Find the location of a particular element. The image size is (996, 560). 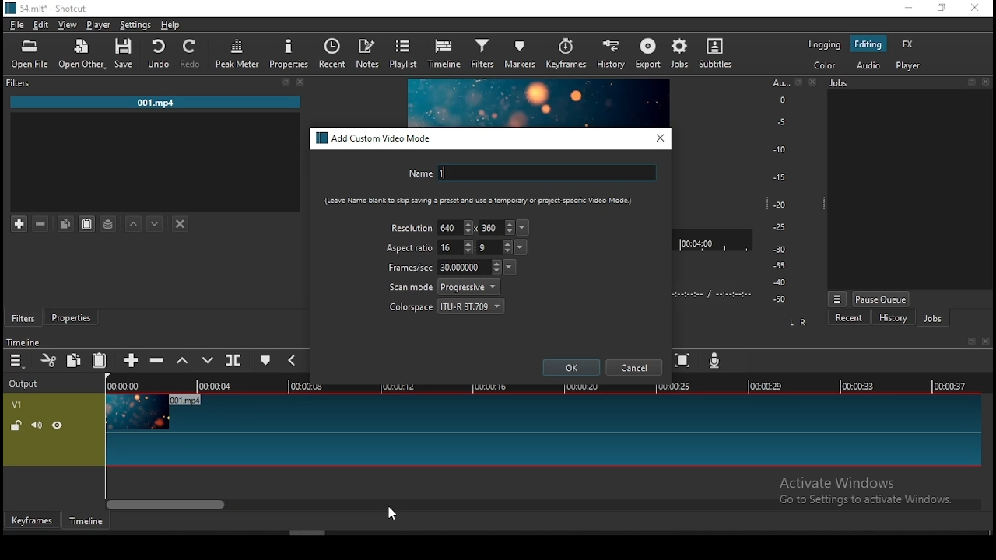

00:00:04 is located at coordinates (217, 386).